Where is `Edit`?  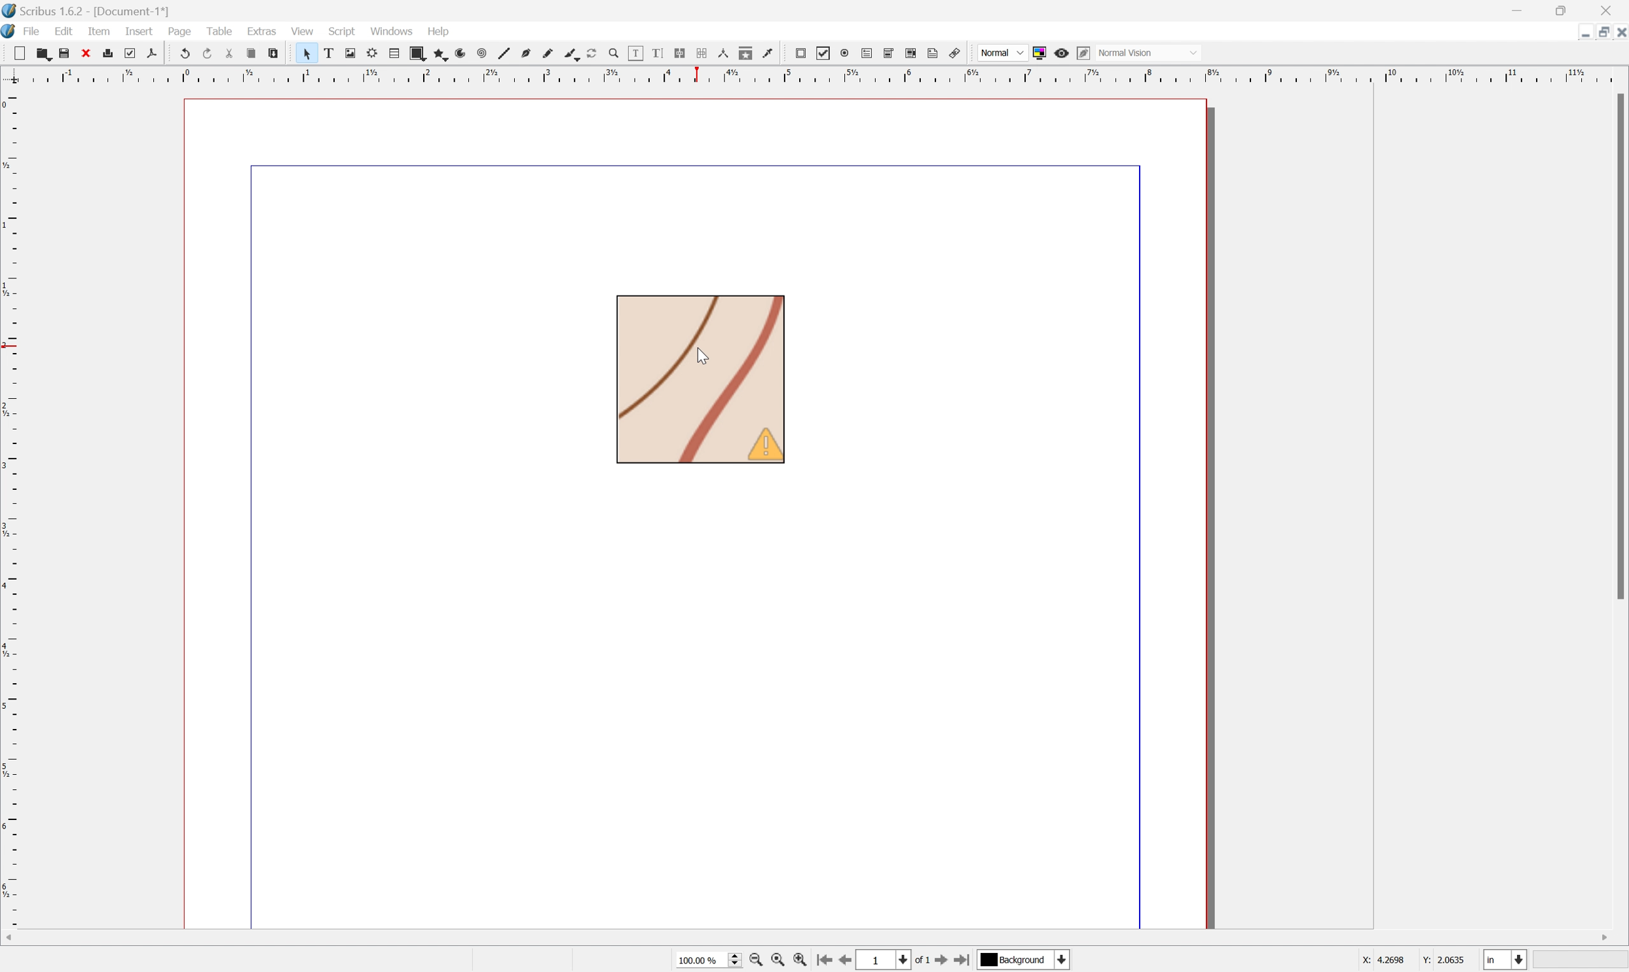
Edit is located at coordinates (65, 31).